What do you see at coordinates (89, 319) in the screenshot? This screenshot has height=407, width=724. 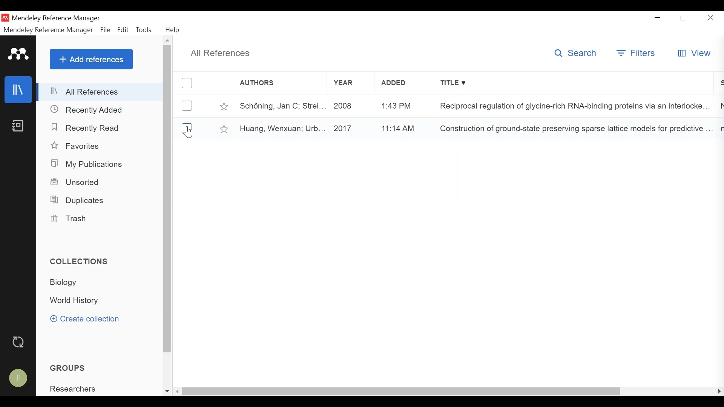 I see `Create Collection` at bounding box center [89, 319].